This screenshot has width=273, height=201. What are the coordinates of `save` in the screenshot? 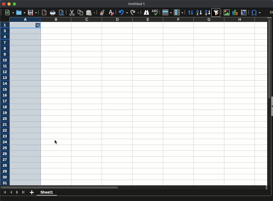 It's located at (32, 12).